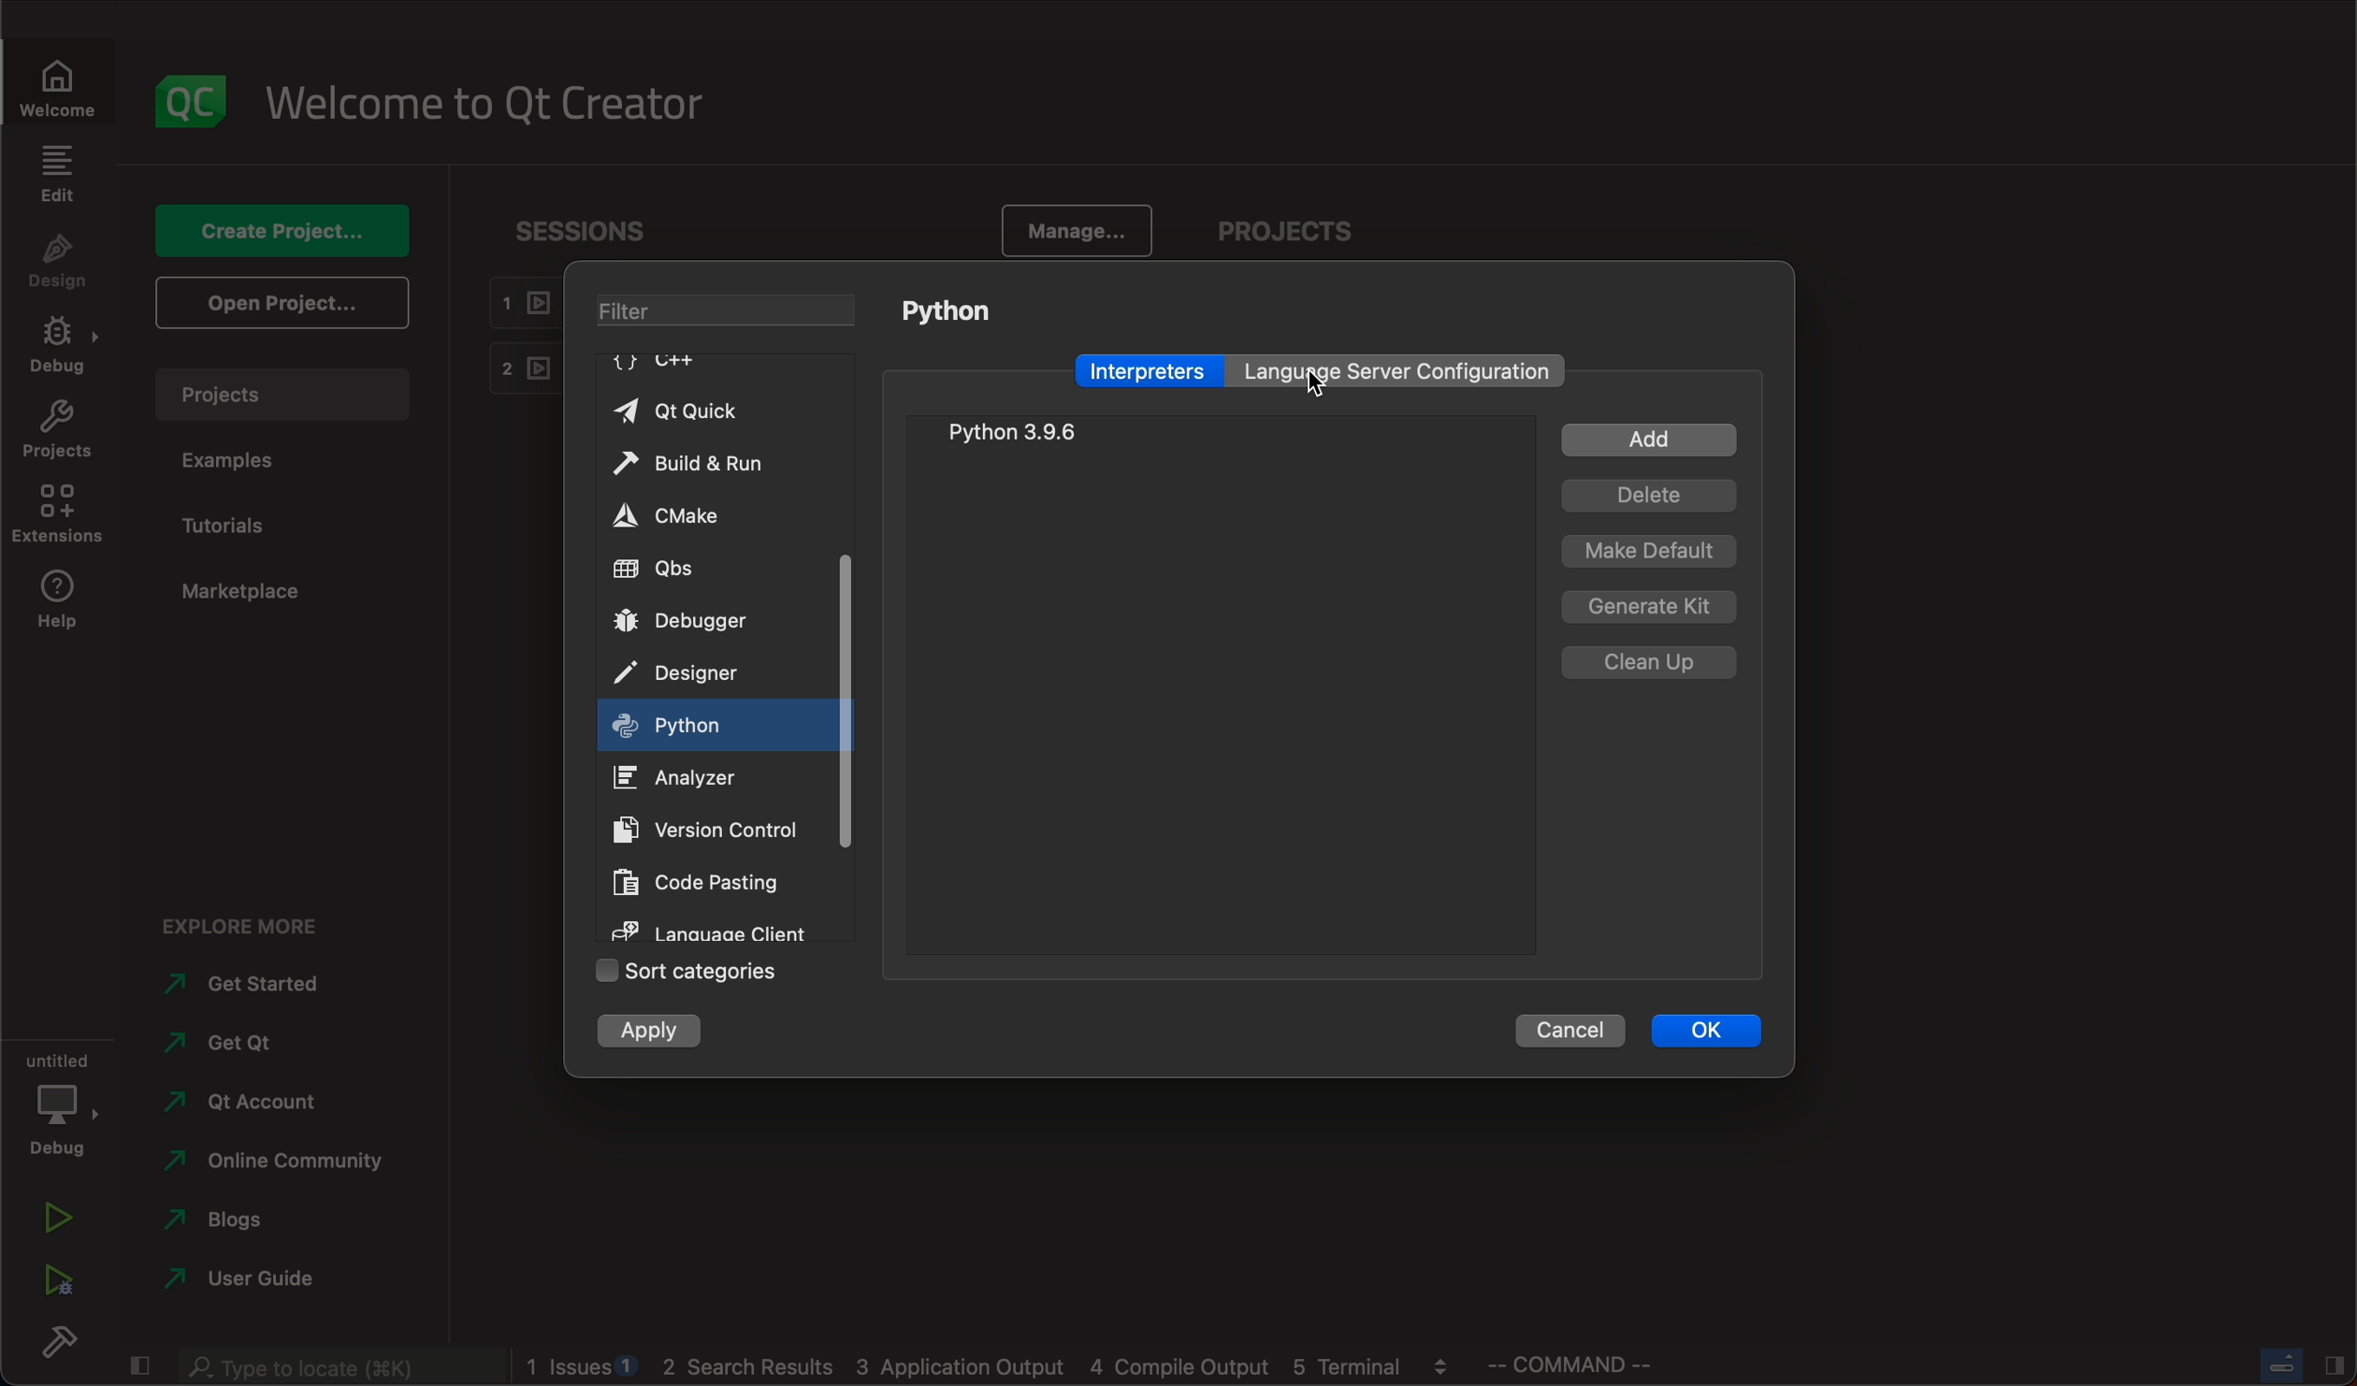  I want to click on open, so click(287, 303).